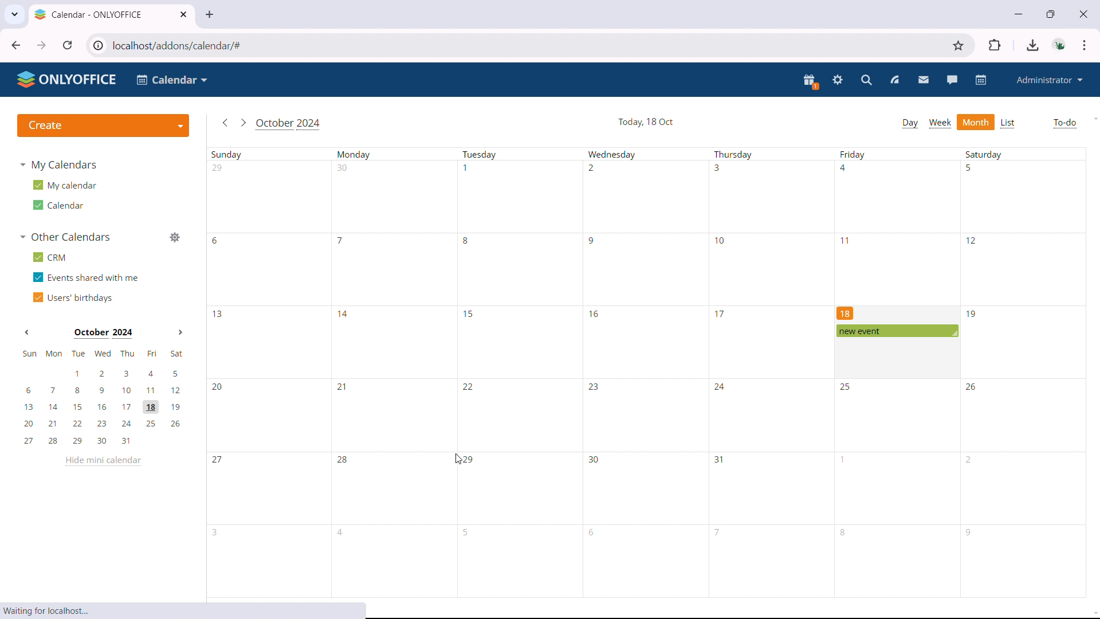  I want to click on 4, so click(342, 532).